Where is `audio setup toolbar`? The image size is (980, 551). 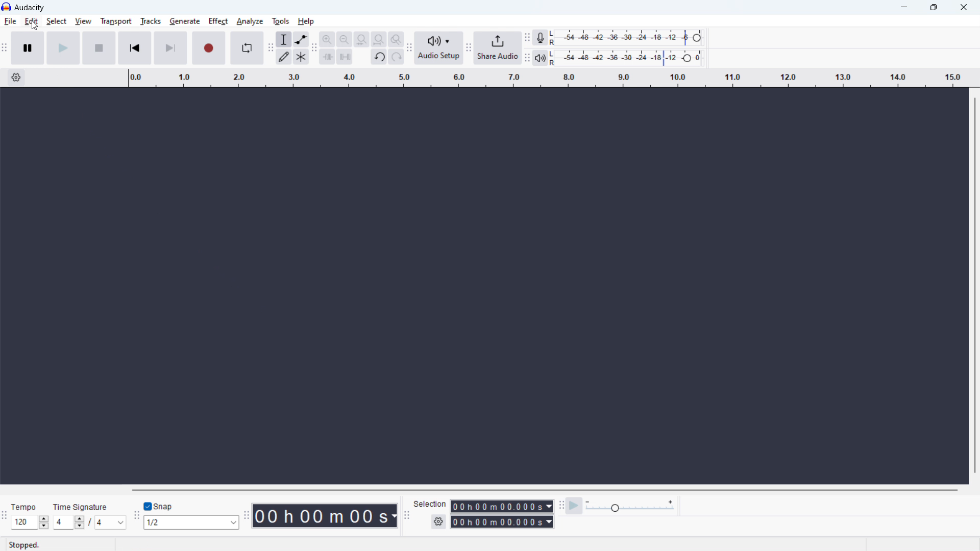 audio setup toolbar is located at coordinates (410, 48).